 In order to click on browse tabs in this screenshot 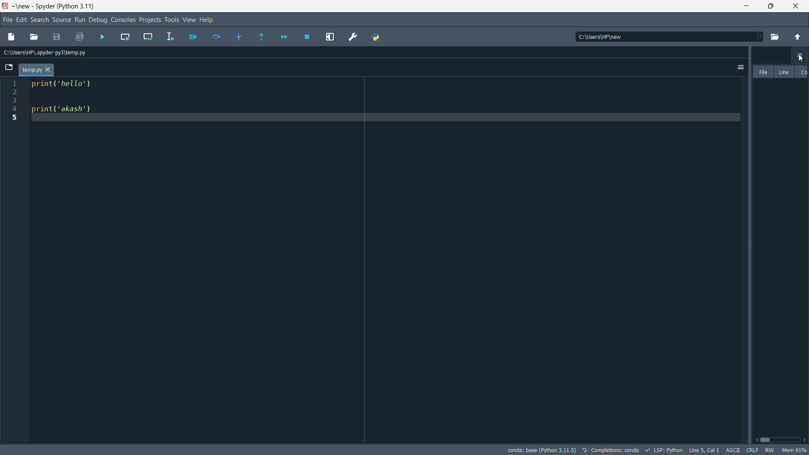, I will do `click(8, 68)`.